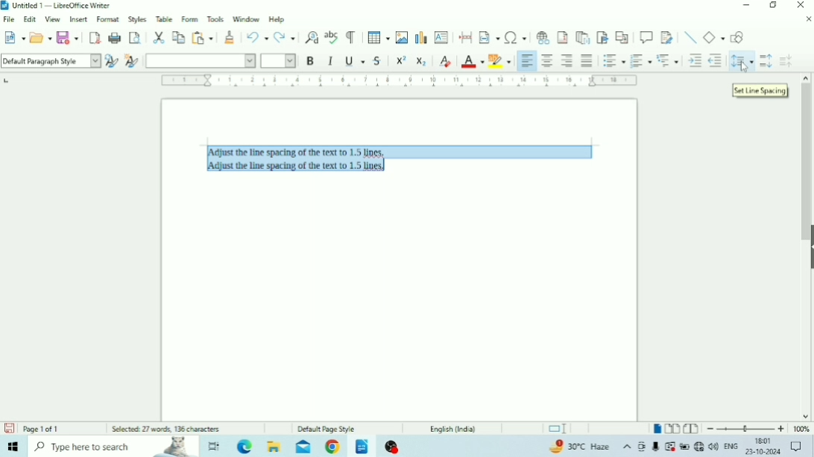  I want to click on Insert PageBreak, so click(466, 36).